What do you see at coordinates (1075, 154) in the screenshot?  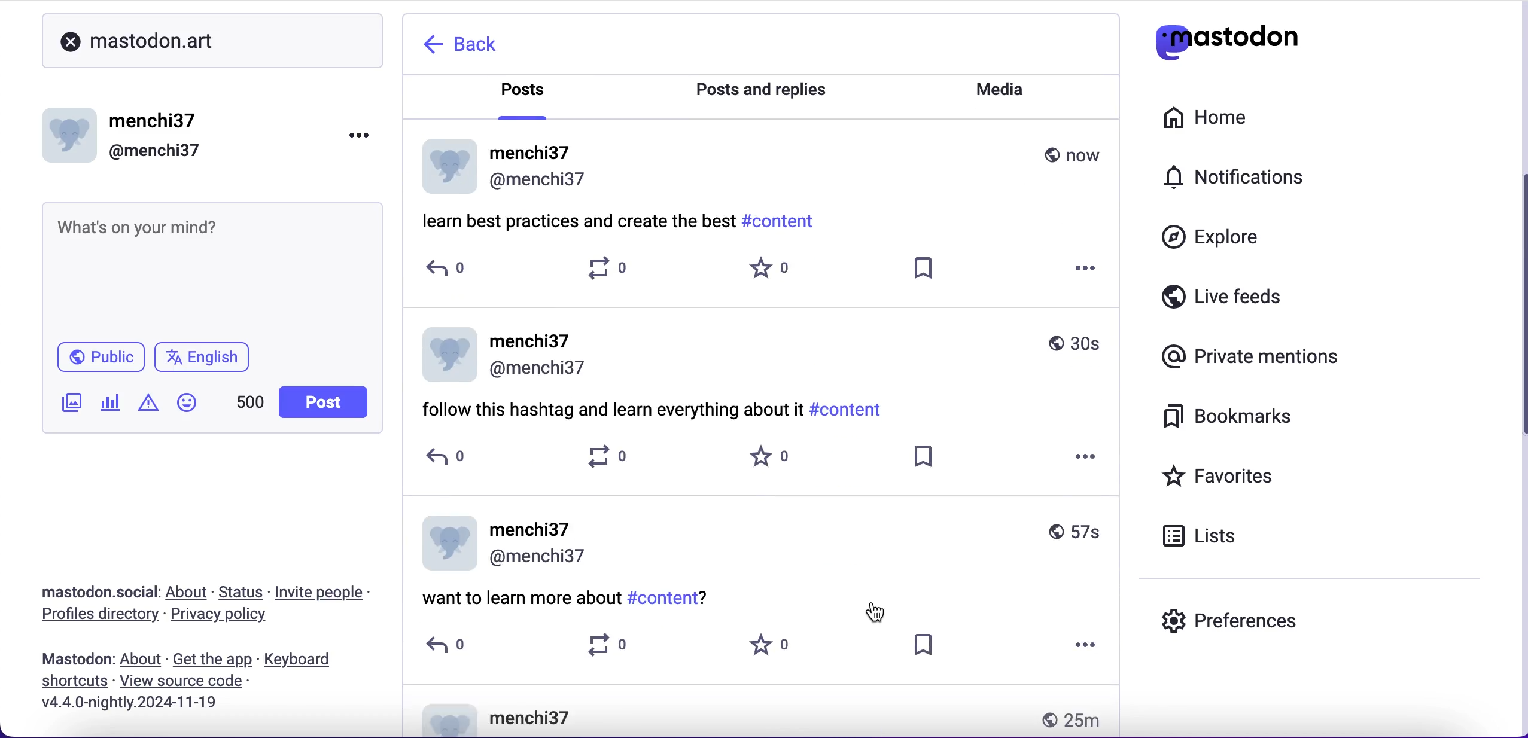 I see `now` at bounding box center [1075, 154].